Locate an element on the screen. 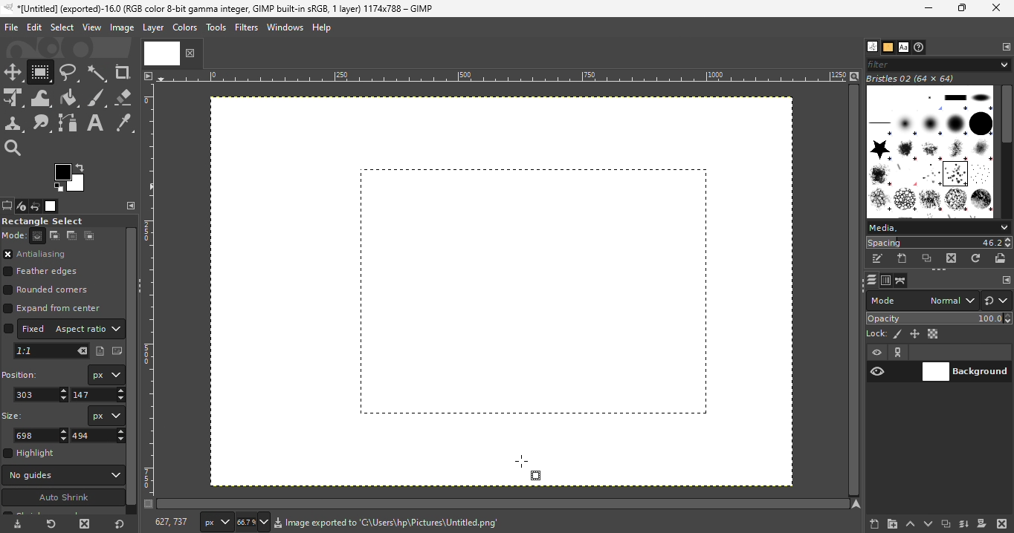  Merge all visible layers with the last used values is located at coordinates (963, 524).